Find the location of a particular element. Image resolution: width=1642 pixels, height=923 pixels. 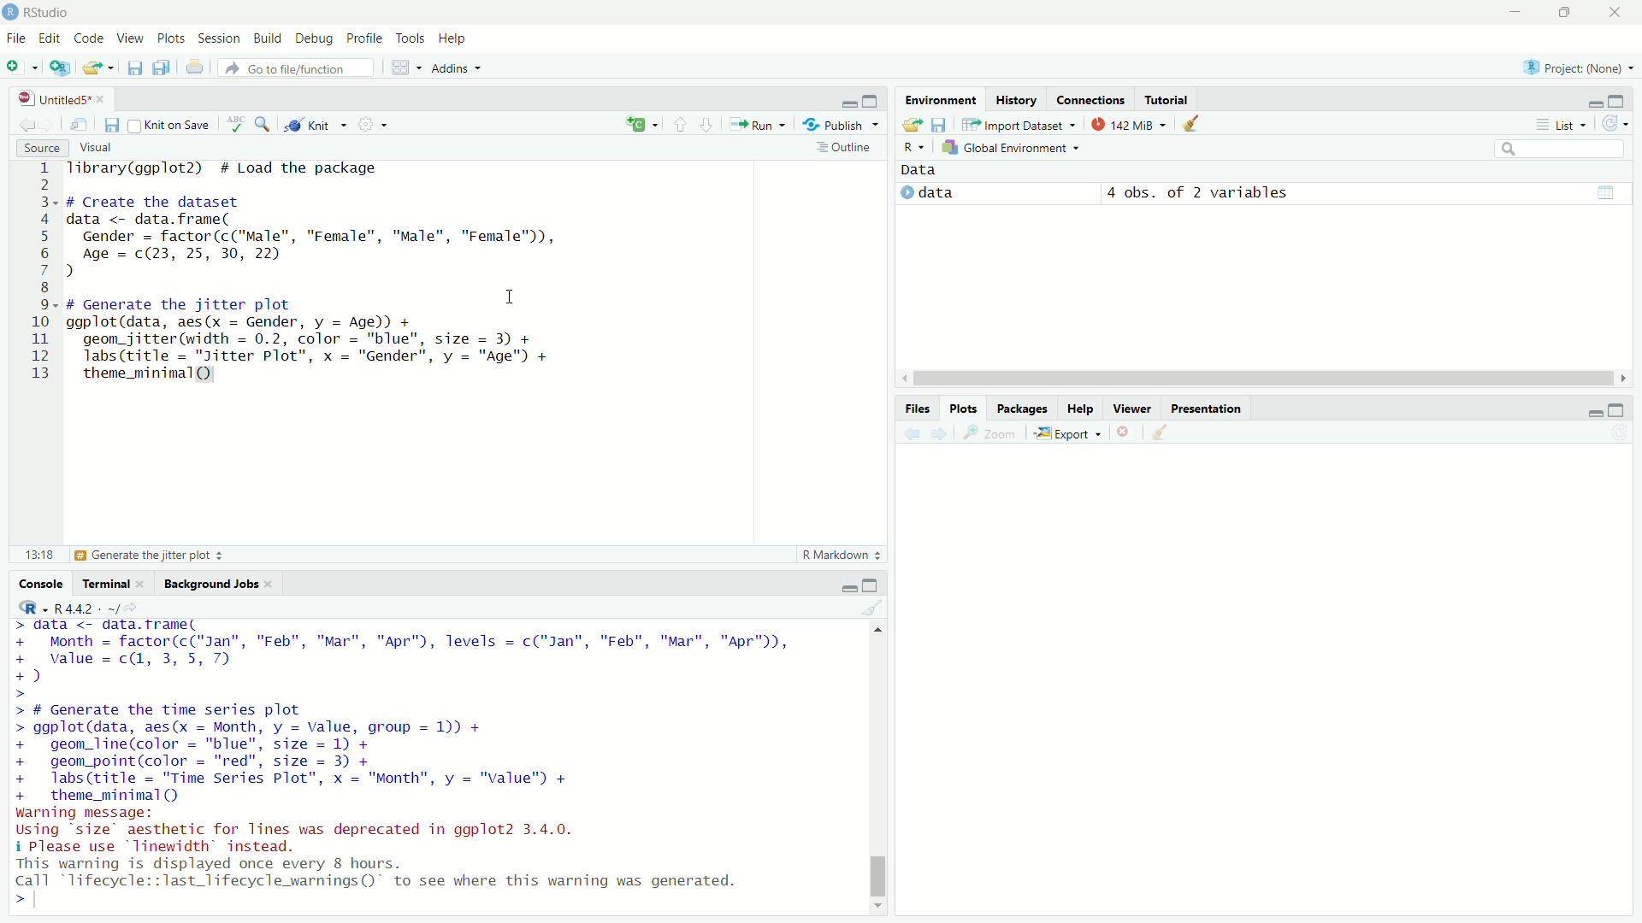

view the current working directory is located at coordinates (139, 608).